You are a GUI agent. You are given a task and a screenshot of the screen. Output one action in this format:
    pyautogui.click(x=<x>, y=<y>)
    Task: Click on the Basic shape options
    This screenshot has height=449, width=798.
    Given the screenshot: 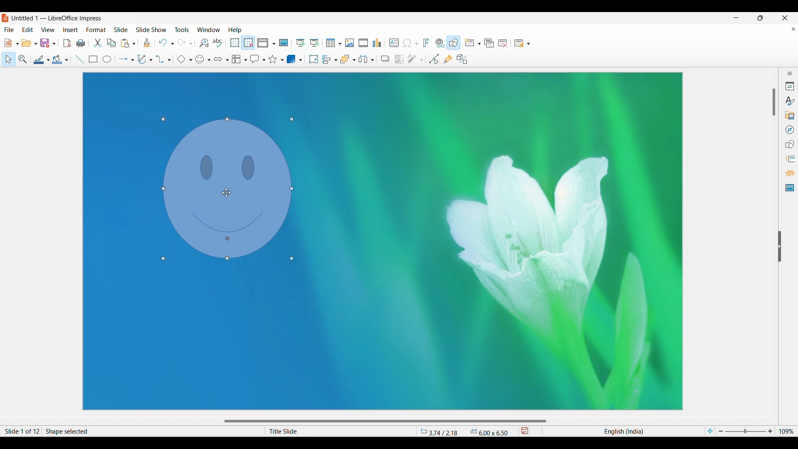 What is the action you would take?
    pyautogui.click(x=191, y=60)
    